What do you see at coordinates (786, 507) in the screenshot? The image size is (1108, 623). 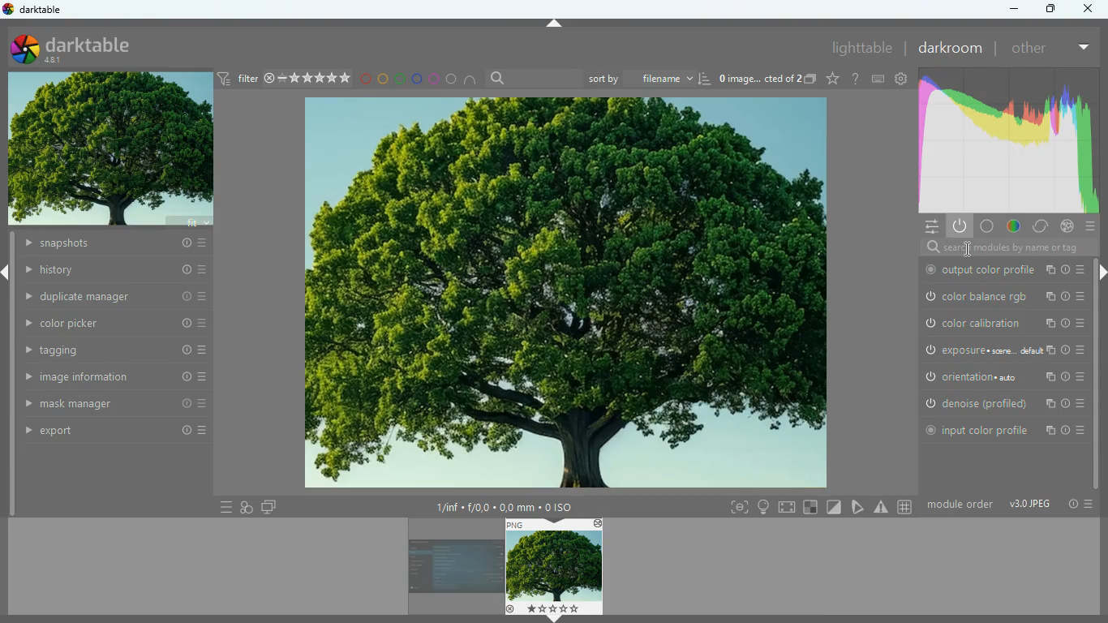 I see `screen` at bounding box center [786, 507].